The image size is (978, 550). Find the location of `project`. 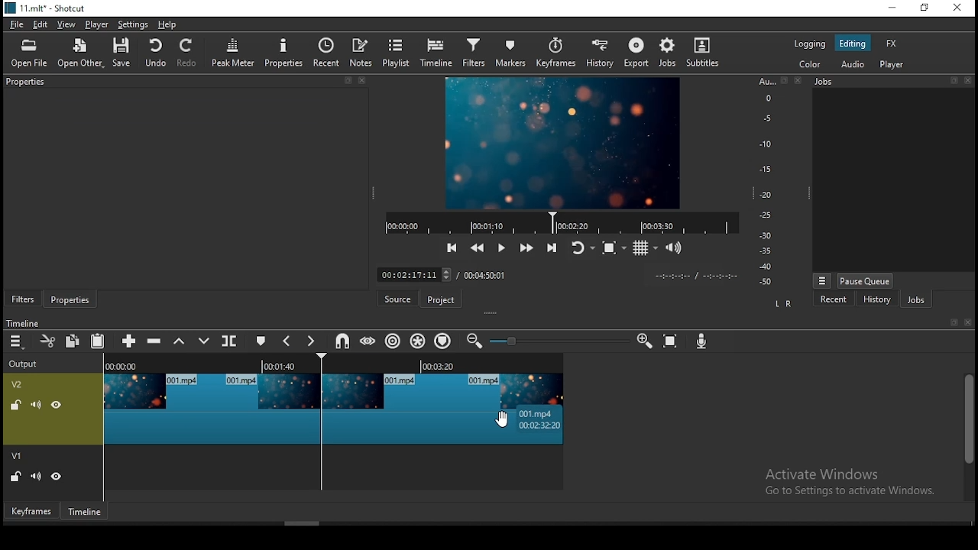

project is located at coordinates (442, 299).